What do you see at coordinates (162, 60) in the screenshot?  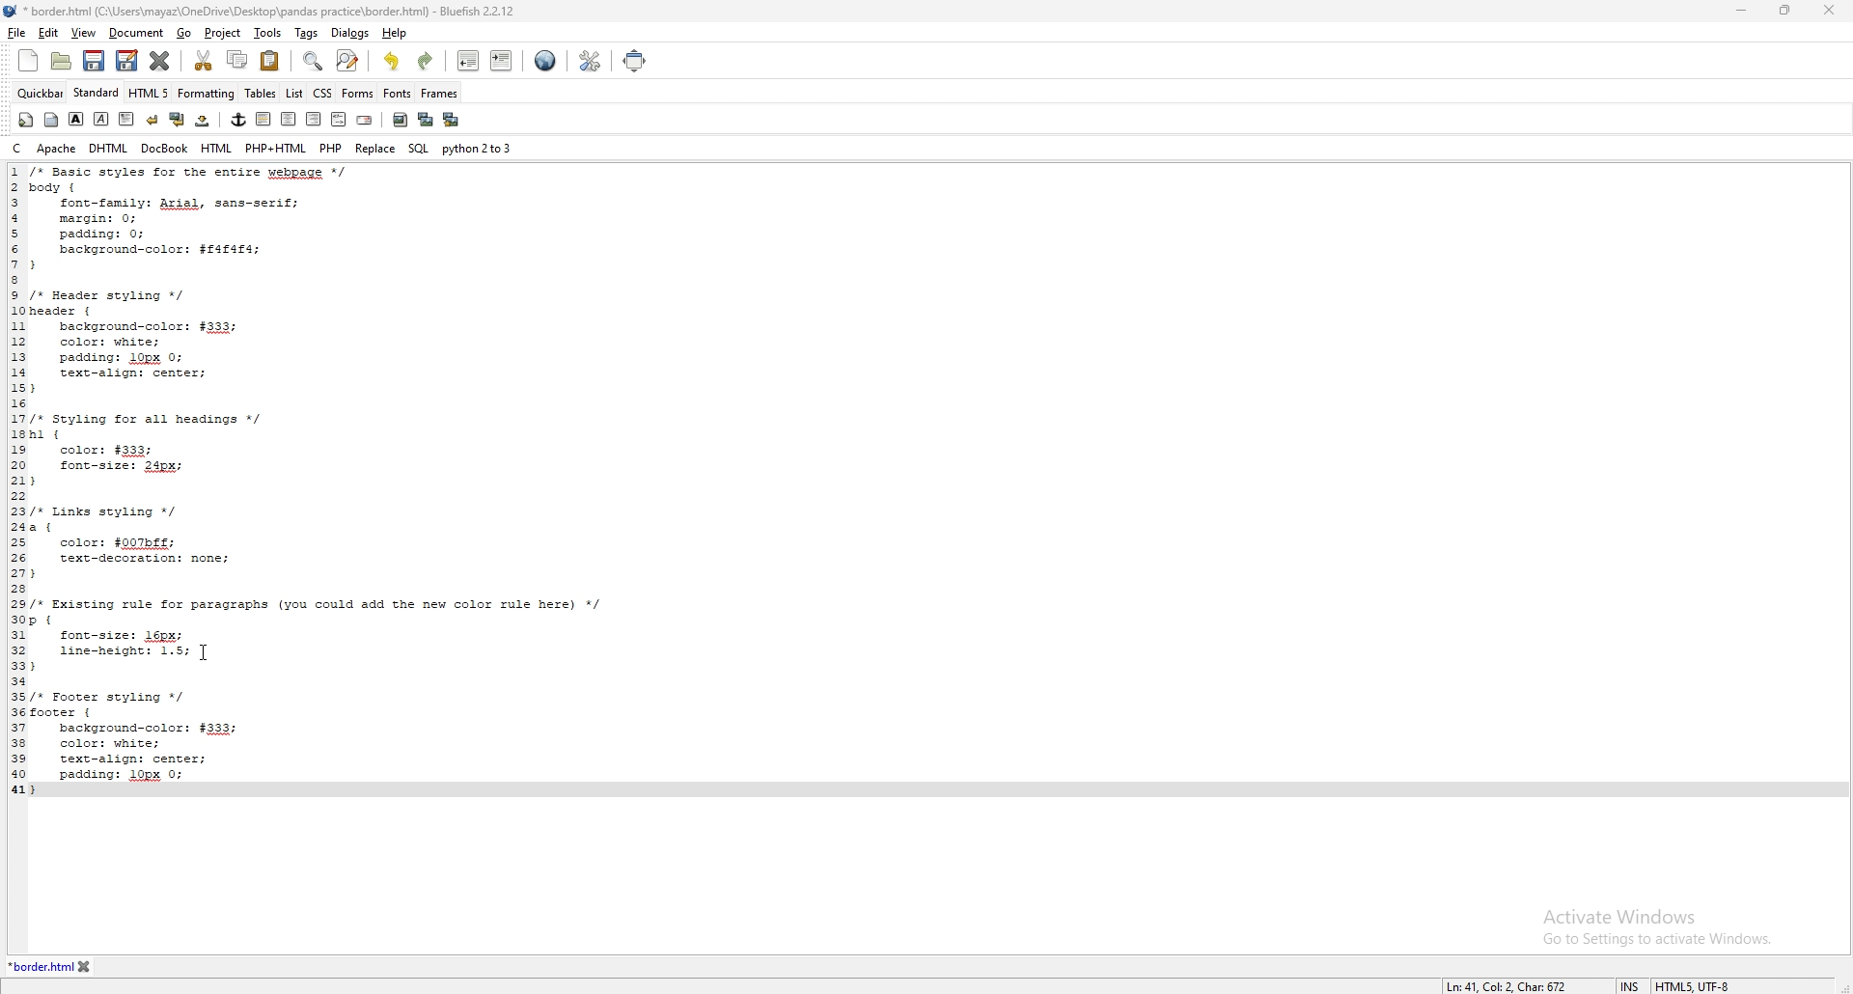 I see `close current tab` at bounding box center [162, 60].